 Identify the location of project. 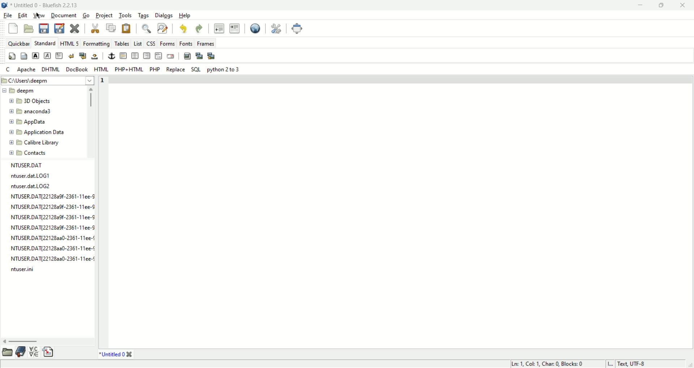
(104, 15).